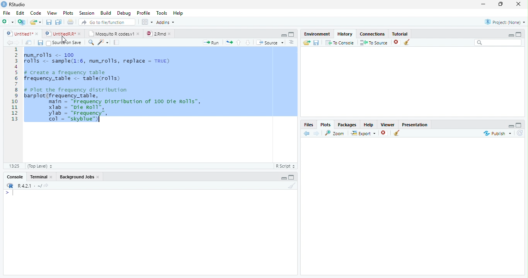  I want to click on RStudio, so click(14, 4).